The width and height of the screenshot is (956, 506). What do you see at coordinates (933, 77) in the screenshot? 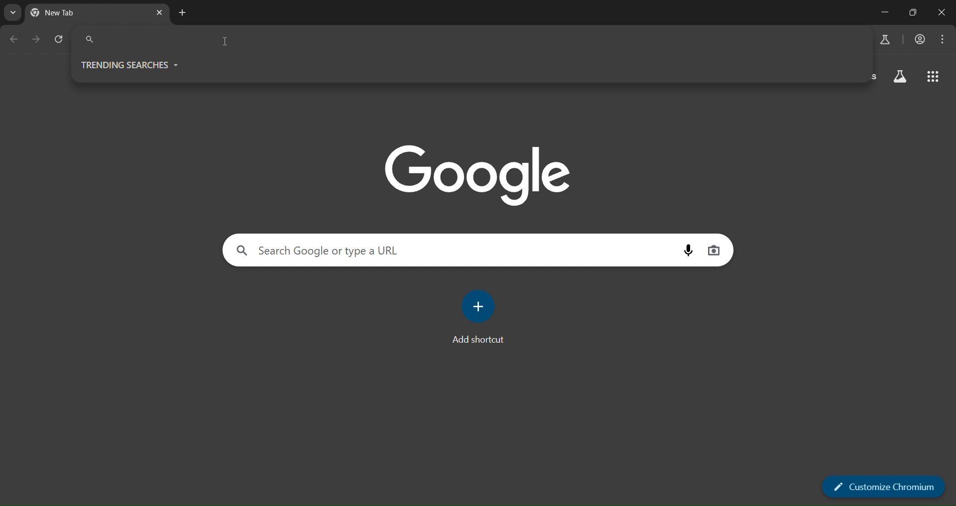
I see `google apps` at bounding box center [933, 77].